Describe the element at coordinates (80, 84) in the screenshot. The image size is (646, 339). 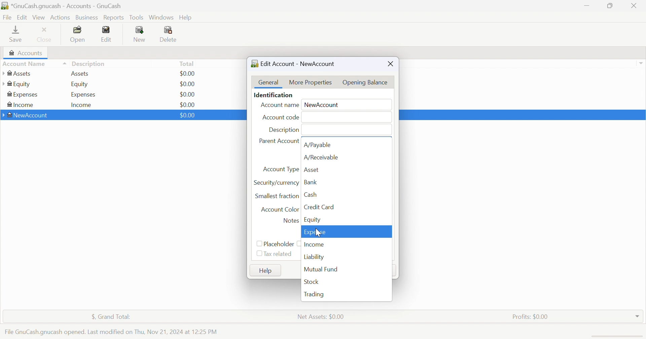
I see `Equity` at that location.